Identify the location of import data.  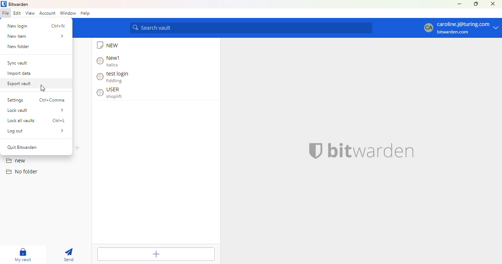
(37, 73).